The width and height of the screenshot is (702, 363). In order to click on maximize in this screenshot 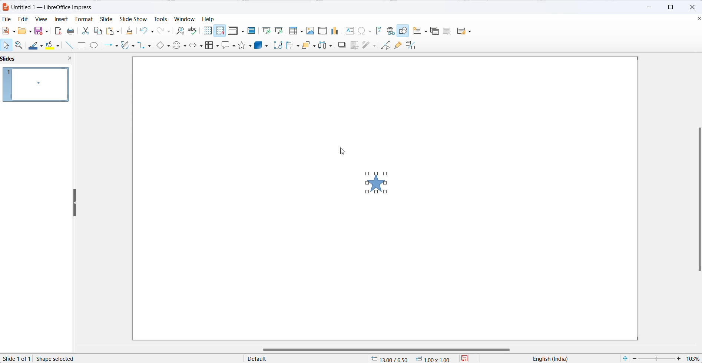, I will do `click(672, 7)`.